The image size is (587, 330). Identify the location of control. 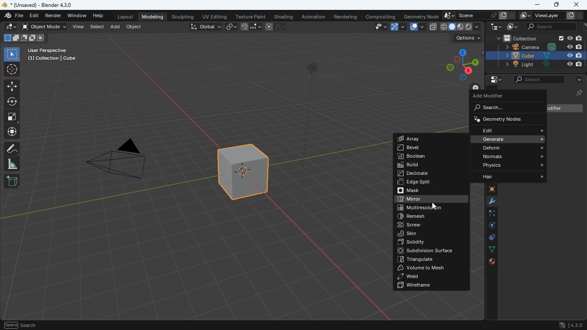
(488, 238).